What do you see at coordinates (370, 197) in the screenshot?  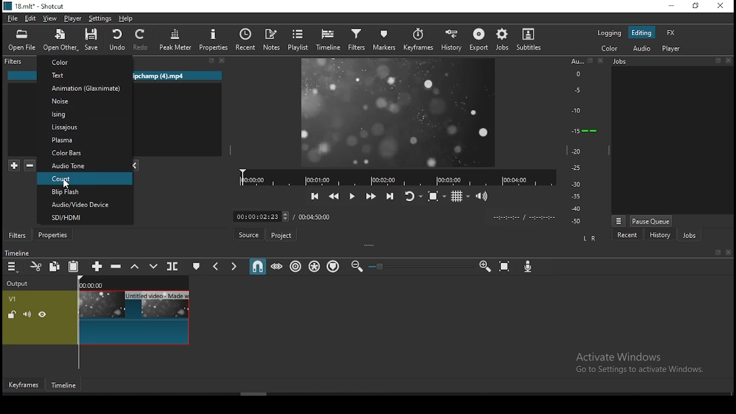 I see `` at bounding box center [370, 197].